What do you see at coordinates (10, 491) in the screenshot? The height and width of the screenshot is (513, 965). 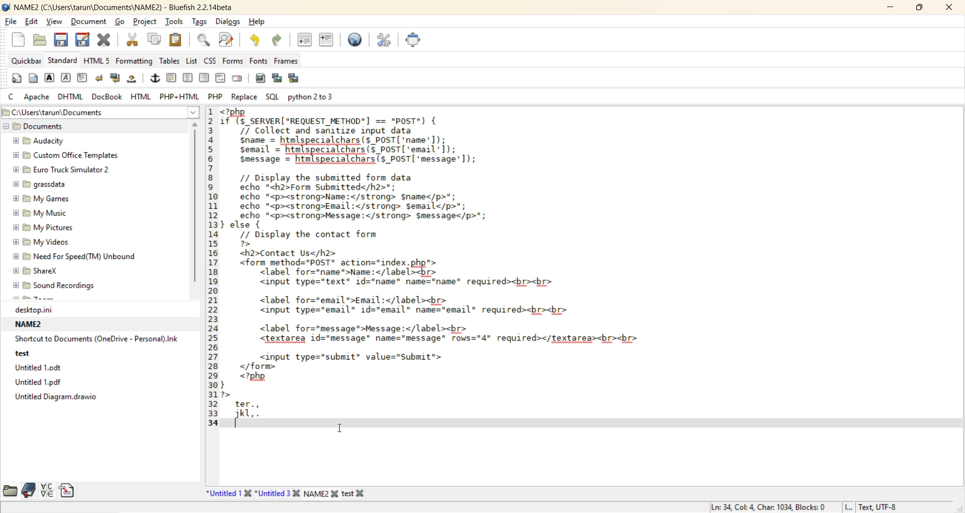 I see `file browser` at bounding box center [10, 491].